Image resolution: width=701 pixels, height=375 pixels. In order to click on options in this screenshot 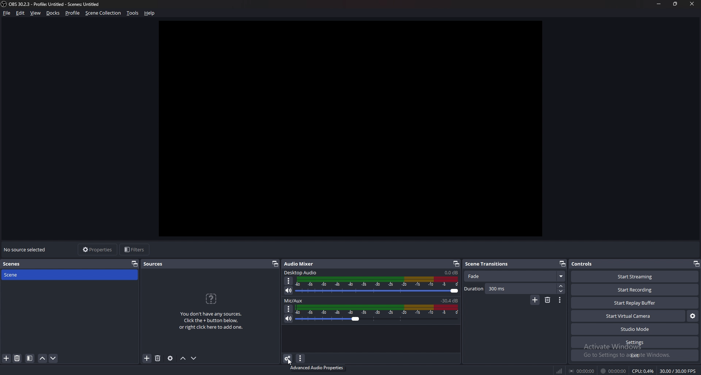, I will do `click(289, 309)`.